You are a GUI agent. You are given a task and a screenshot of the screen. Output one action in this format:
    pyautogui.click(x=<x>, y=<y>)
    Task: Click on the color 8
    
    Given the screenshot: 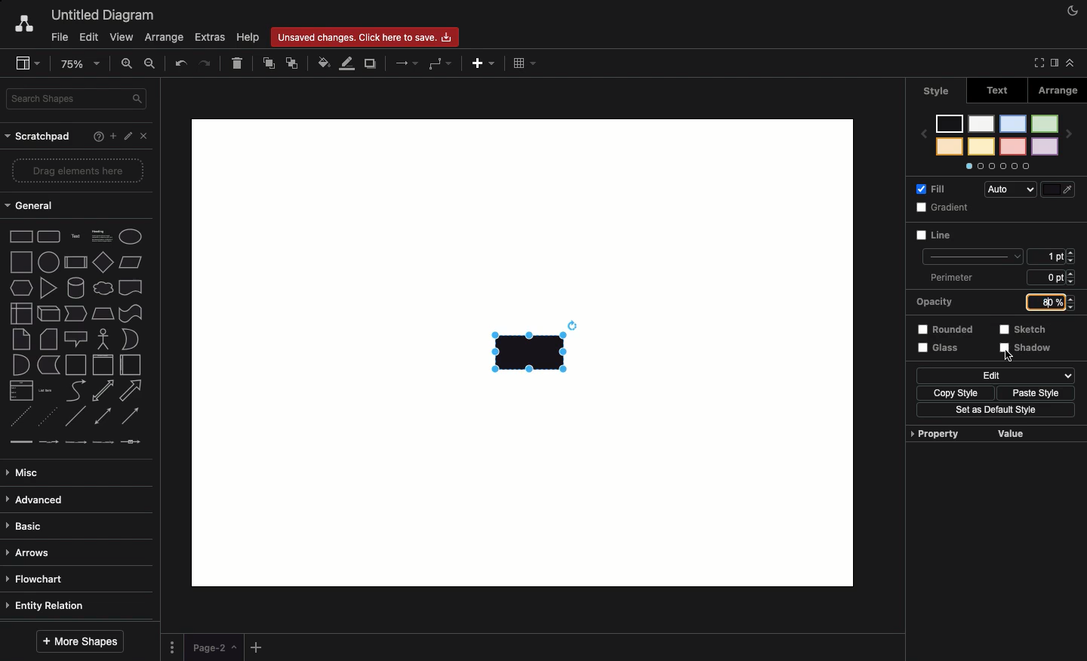 What is the action you would take?
    pyautogui.click(x=949, y=146)
    